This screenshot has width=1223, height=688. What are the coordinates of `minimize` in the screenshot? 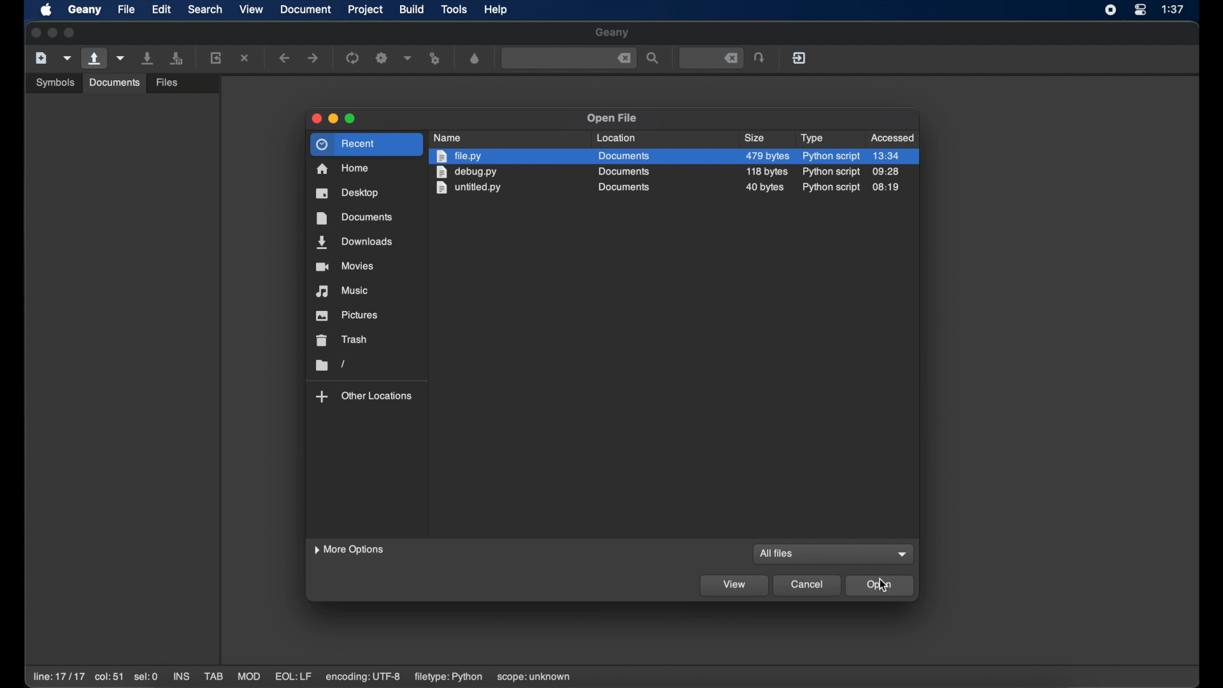 It's located at (333, 118).